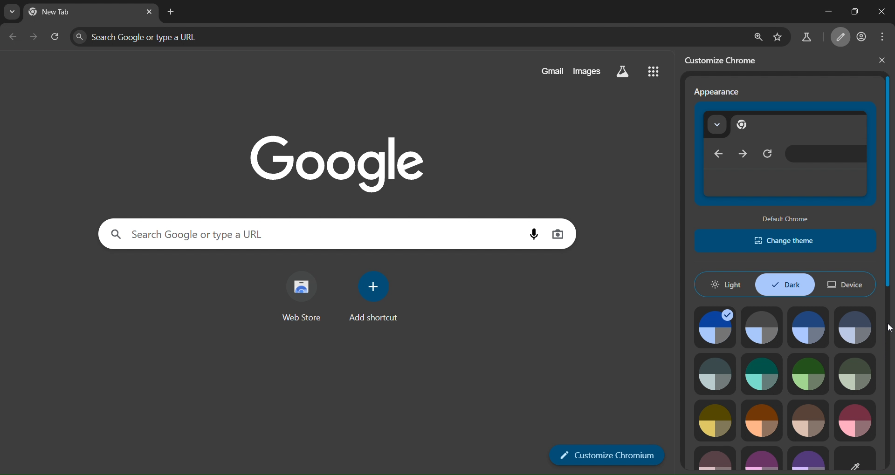 The height and width of the screenshot is (475, 895). Describe the element at coordinates (842, 38) in the screenshot. I see `customize chromium` at that location.